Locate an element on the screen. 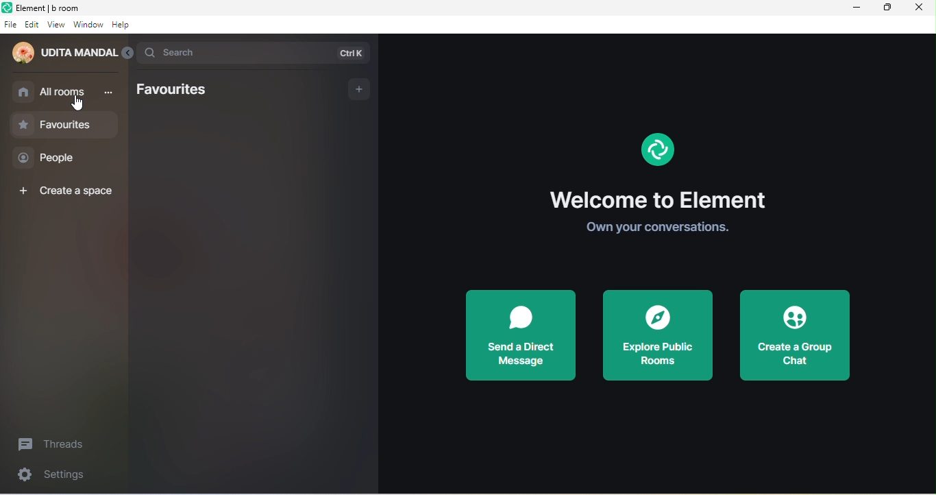  welcome to element is located at coordinates (671, 198).